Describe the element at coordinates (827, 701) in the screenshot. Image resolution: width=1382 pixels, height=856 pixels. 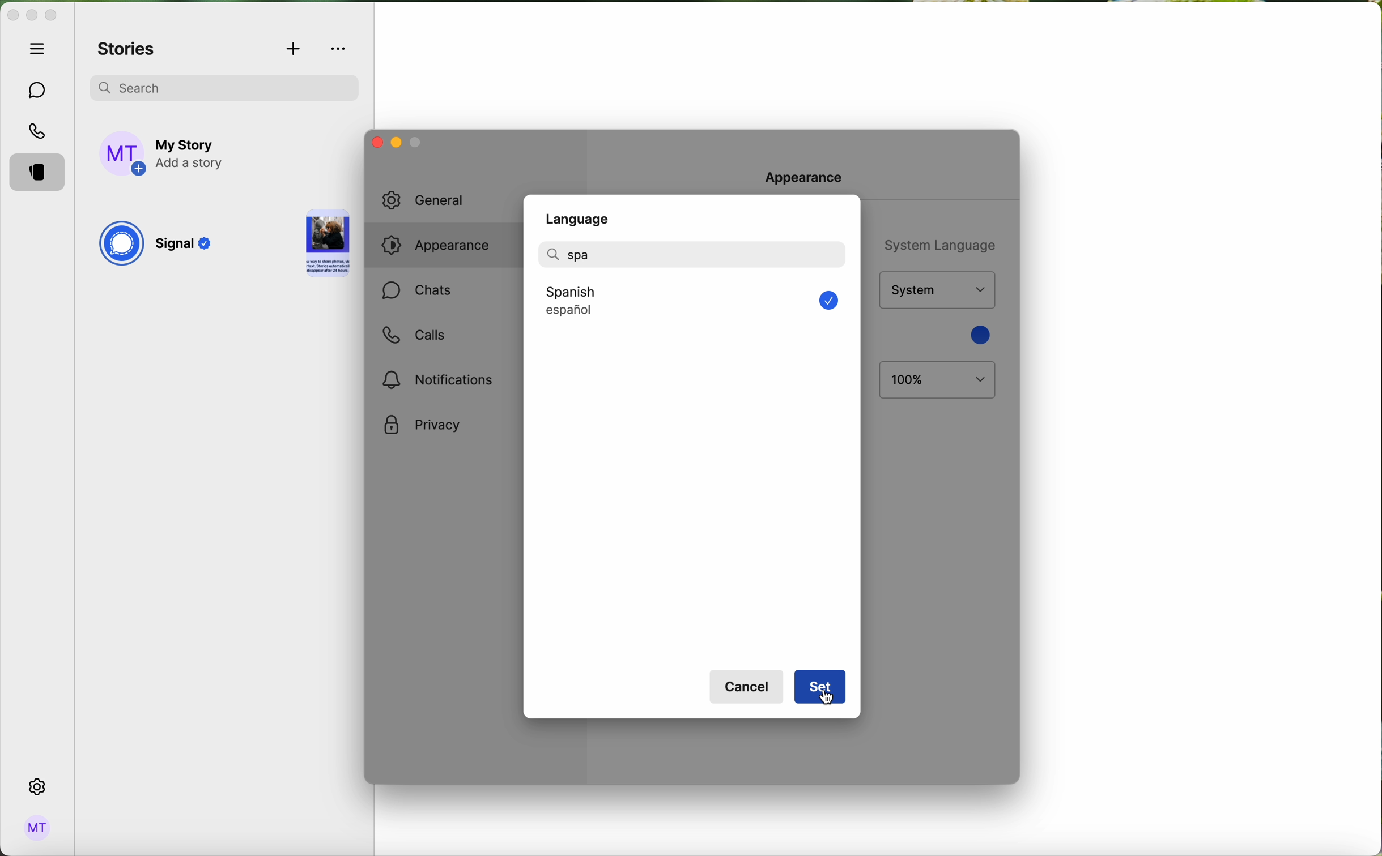
I see `cursor` at that location.